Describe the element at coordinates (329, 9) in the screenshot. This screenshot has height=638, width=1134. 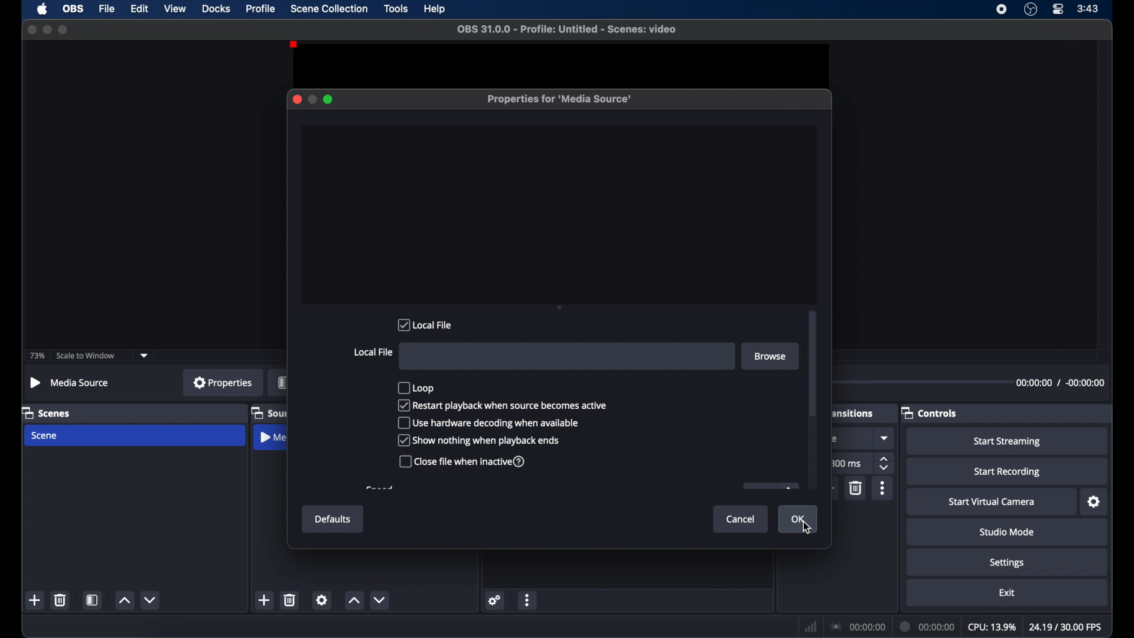
I see `scene collection` at that location.